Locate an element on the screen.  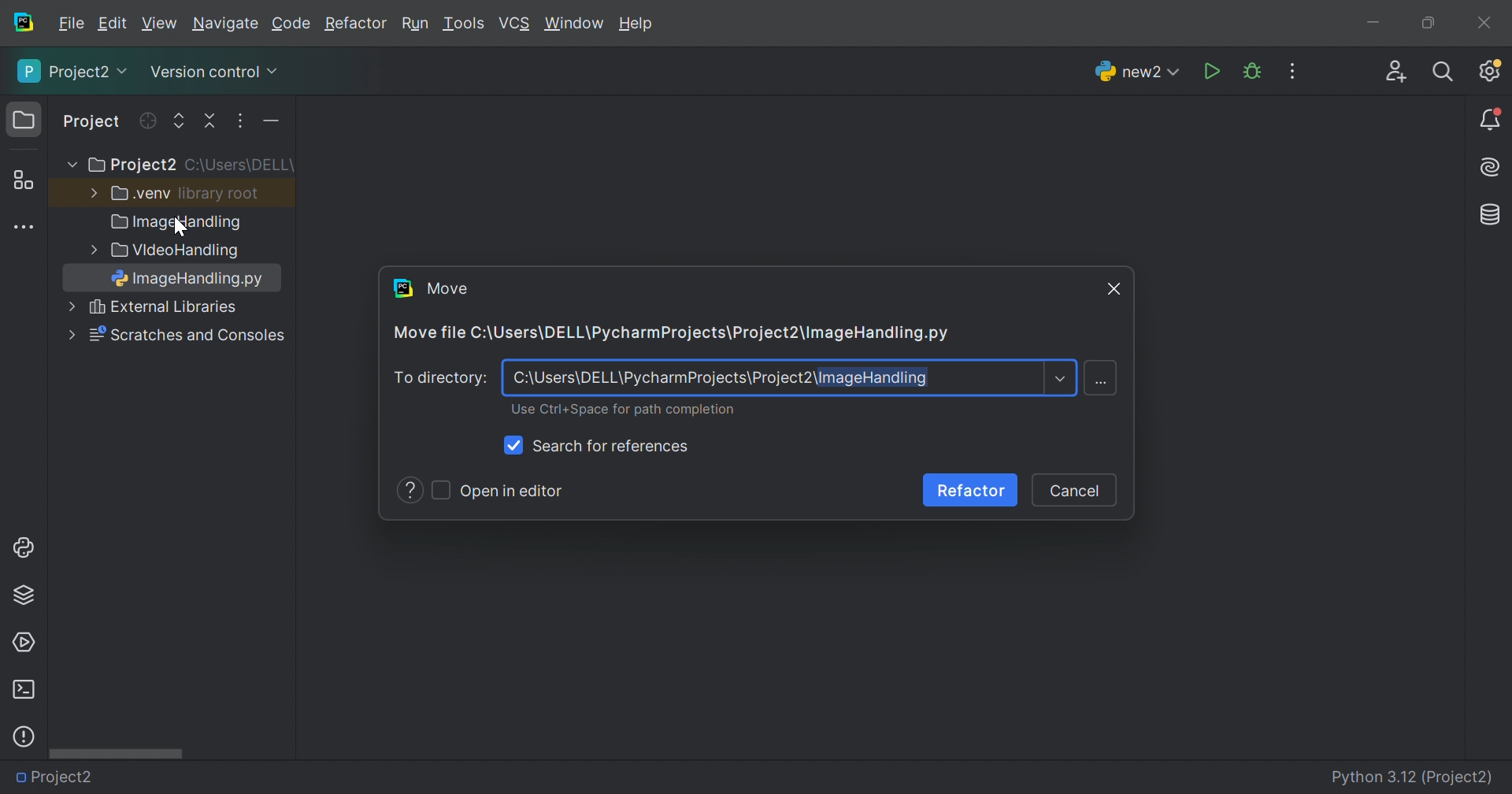
PyCharm icon is located at coordinates (22, 23).